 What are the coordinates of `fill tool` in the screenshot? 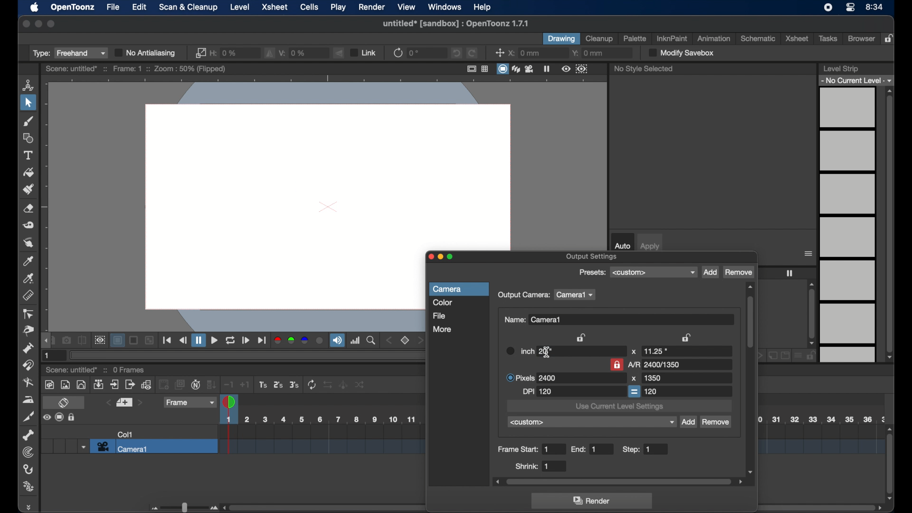 It's located at (29, 173).